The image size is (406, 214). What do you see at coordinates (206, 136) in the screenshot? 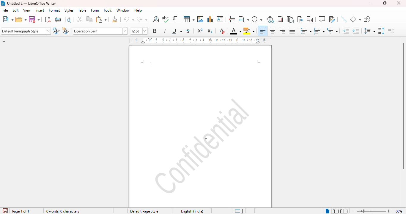
I see `cursor` at bounding box center [206, 136].